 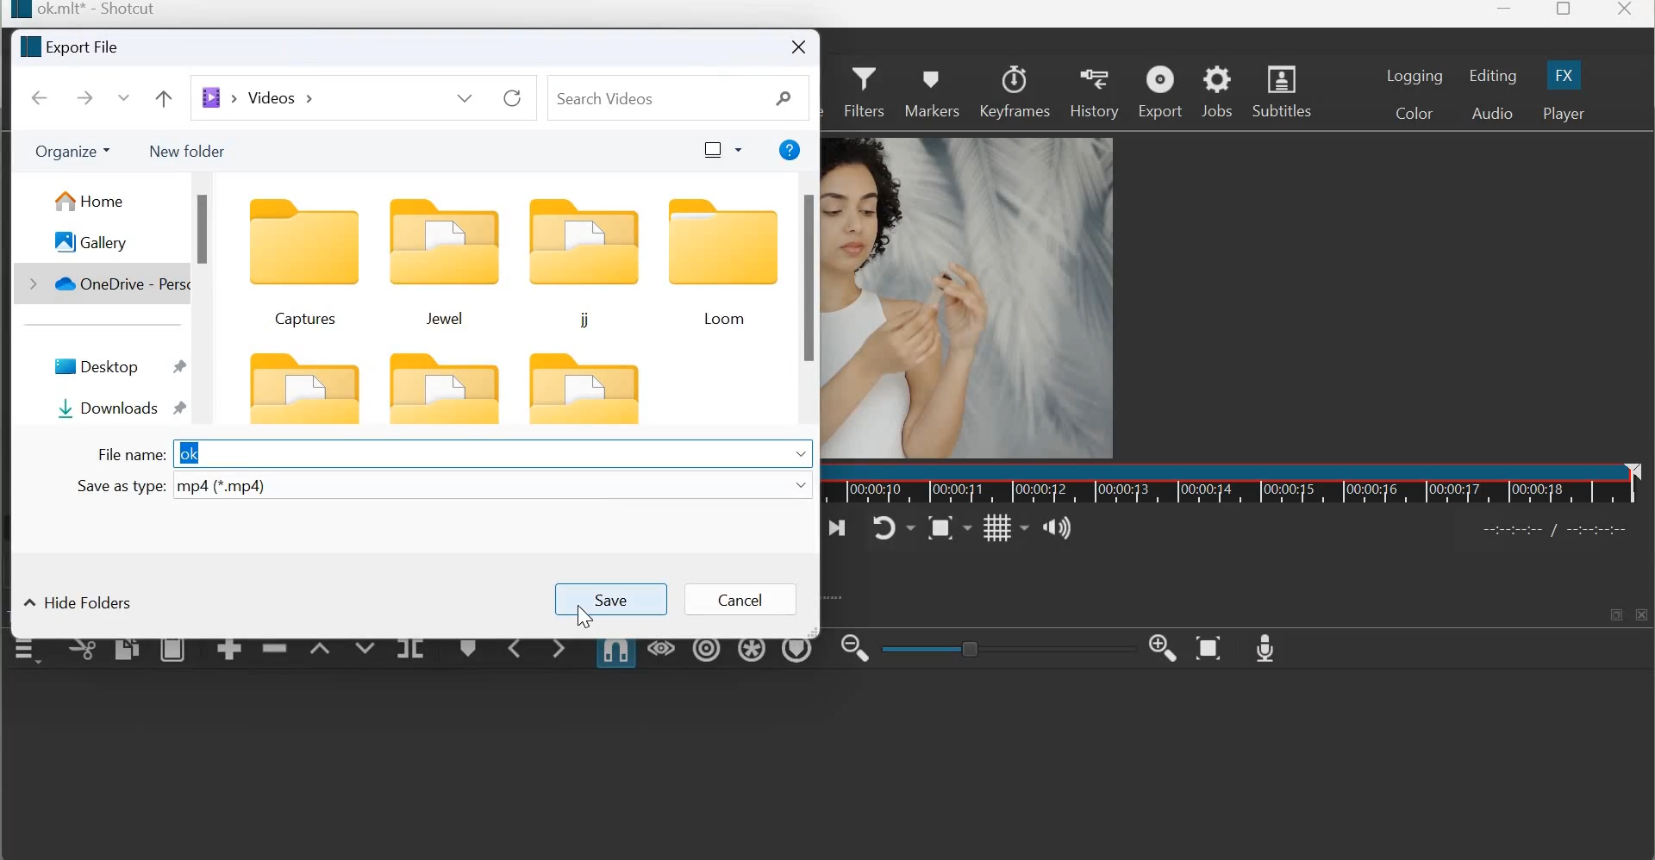 I want to click on expand, so click(x=840, y=596).